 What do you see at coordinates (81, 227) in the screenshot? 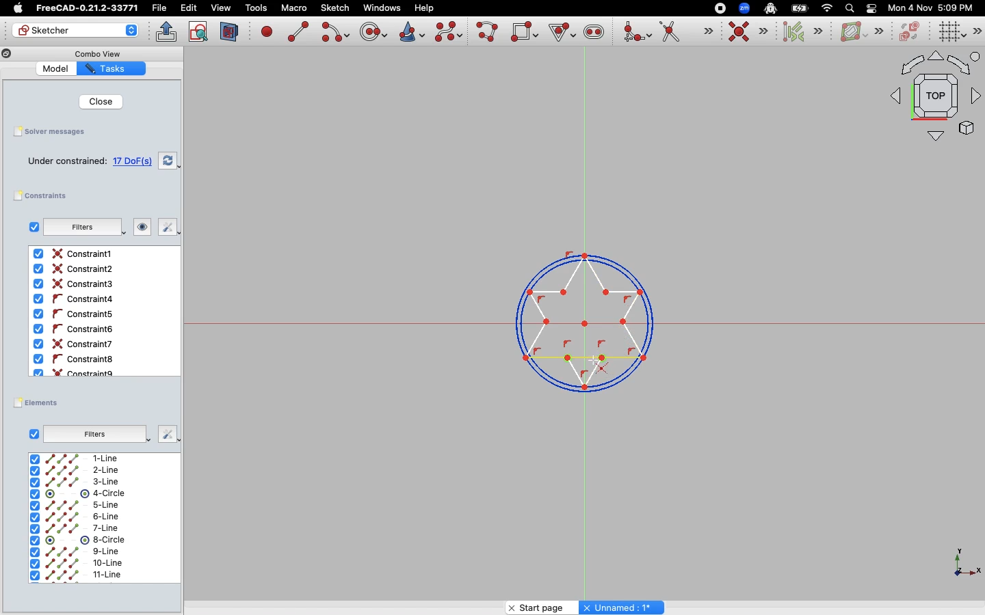
I see `Filters` at bounding box center [81, 227].